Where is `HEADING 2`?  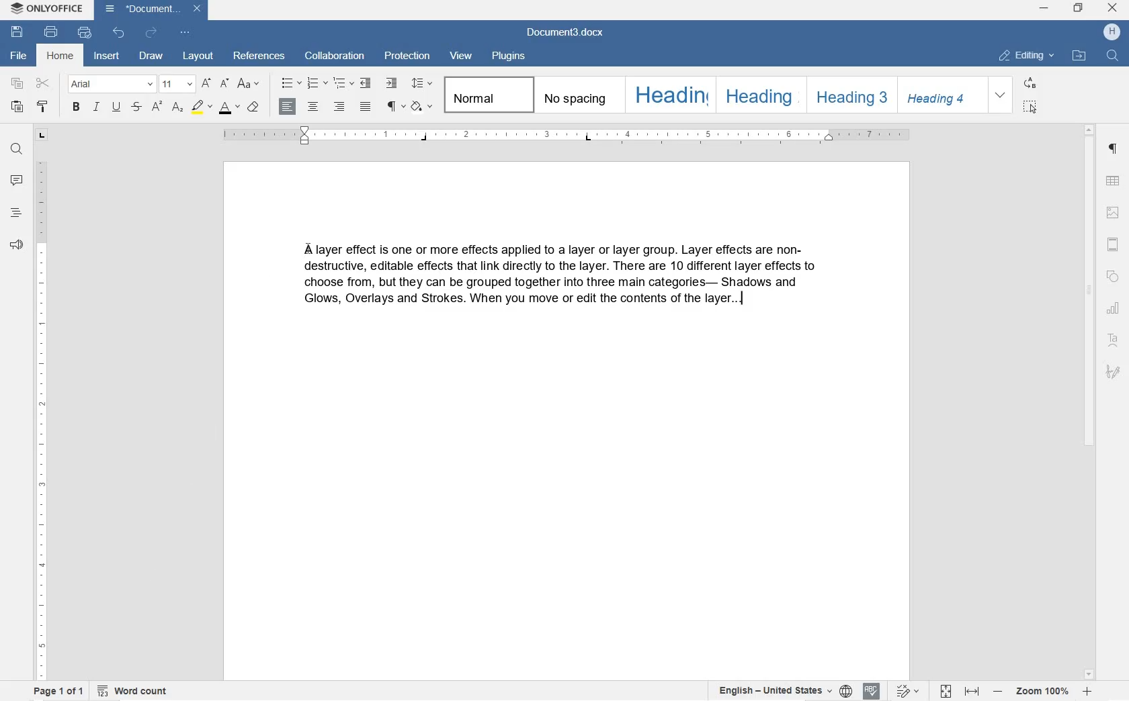
HEADING 2 is located at coordinates (760, 95).